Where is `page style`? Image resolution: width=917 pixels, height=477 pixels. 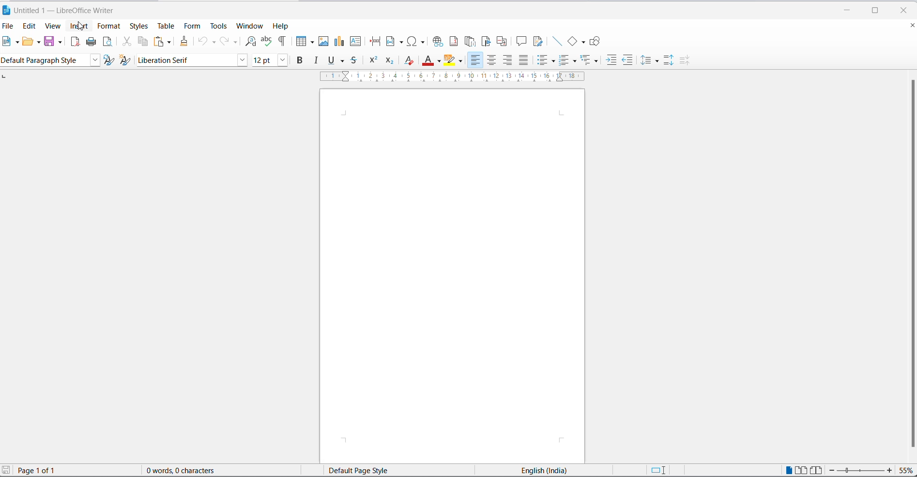 page style is located at coordinates (370, 470).